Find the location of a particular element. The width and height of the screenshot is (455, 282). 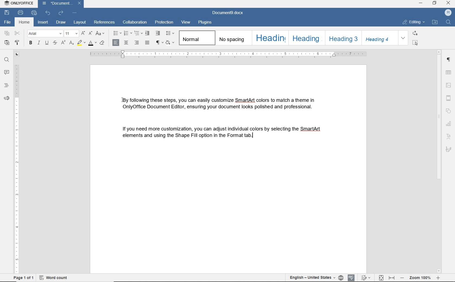

protection is located at coordinates (164, 23).